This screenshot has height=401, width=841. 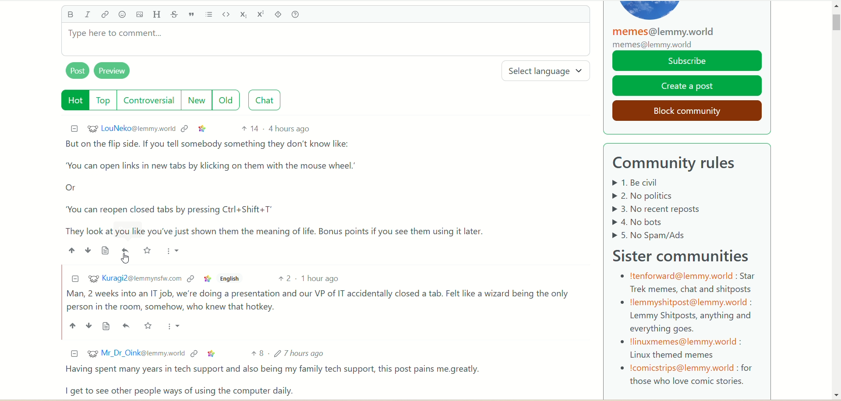 I want to click on strikethrough, so click(x=174, y=15).